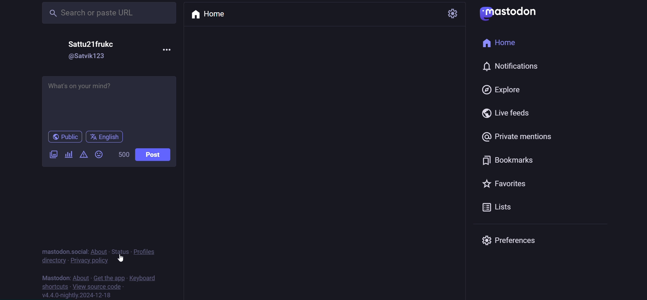 The height and width of the screenshot is (300, 647). What do you see at coordinates (504, 183) in the screenshot?
I see `favorite` at bounding box center [504, 183].